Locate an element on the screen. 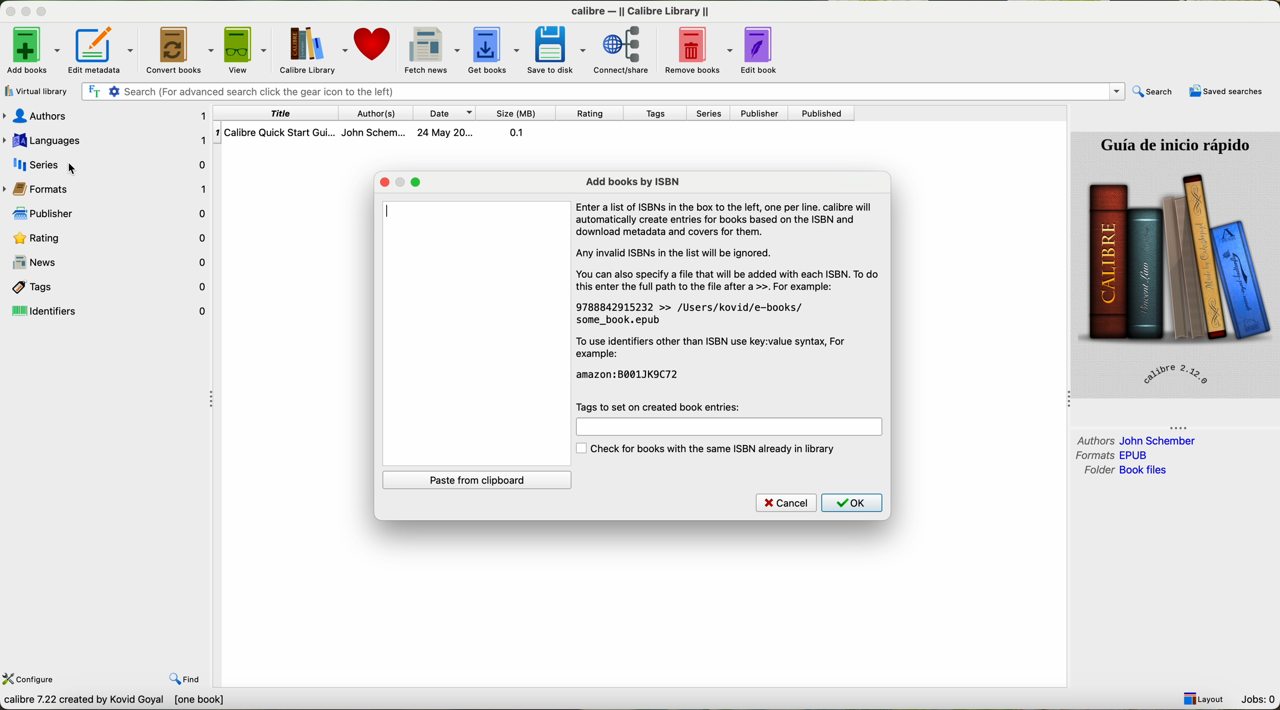 Image resolution: width=1280 pixels, height=710 pixels. Languages is located at coordinates (109, 141).